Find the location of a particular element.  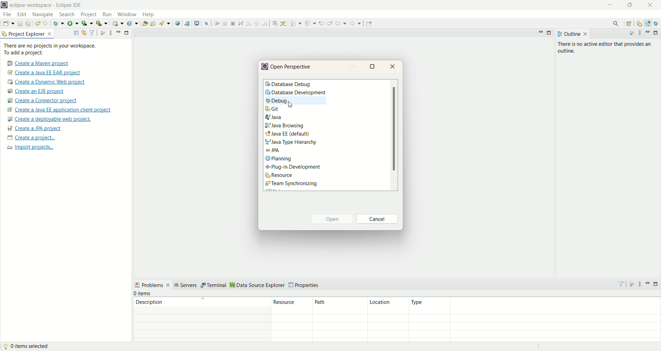

open a terminal is located at coordinates (196, 23).